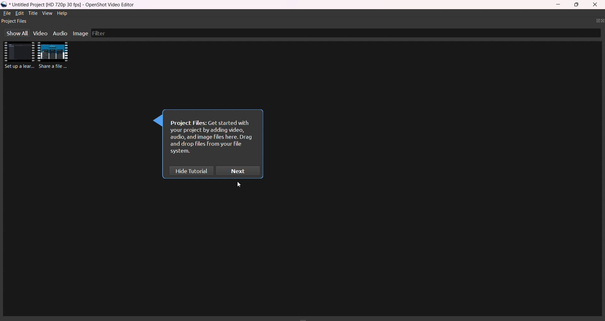 The width and height of the screenshot is (605, 321). I want to click on imported video, so click(53, 55).